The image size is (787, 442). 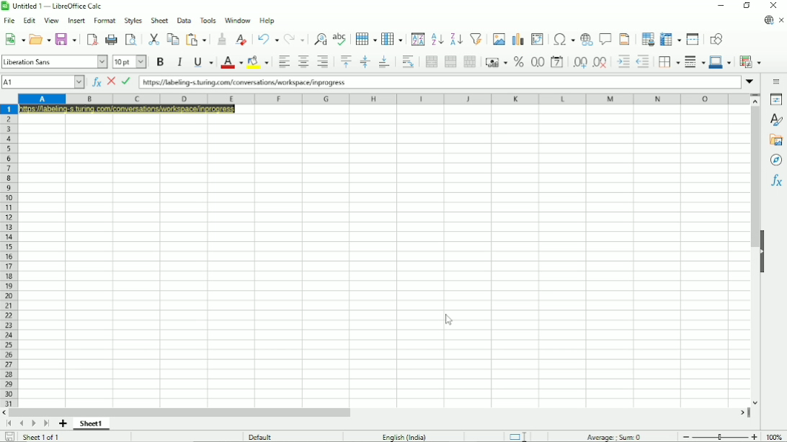 What do you see at coordinates (693, 39) in the screenshot?
I see `Split window` at bounding box center [693, 39].